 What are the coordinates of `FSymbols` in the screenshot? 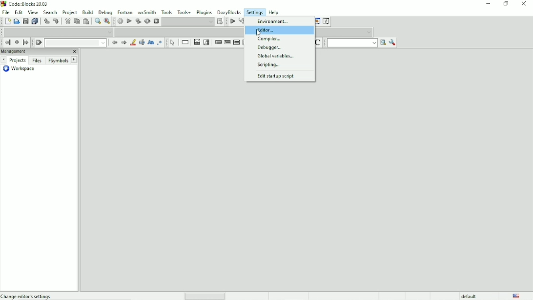 It's located at (58, 61).